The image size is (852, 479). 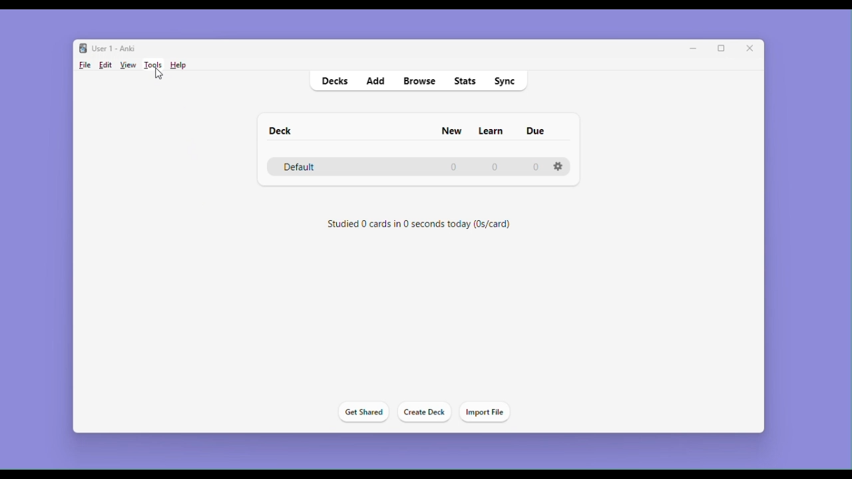 I want to click on Minimize, so click(x=695, y=48).